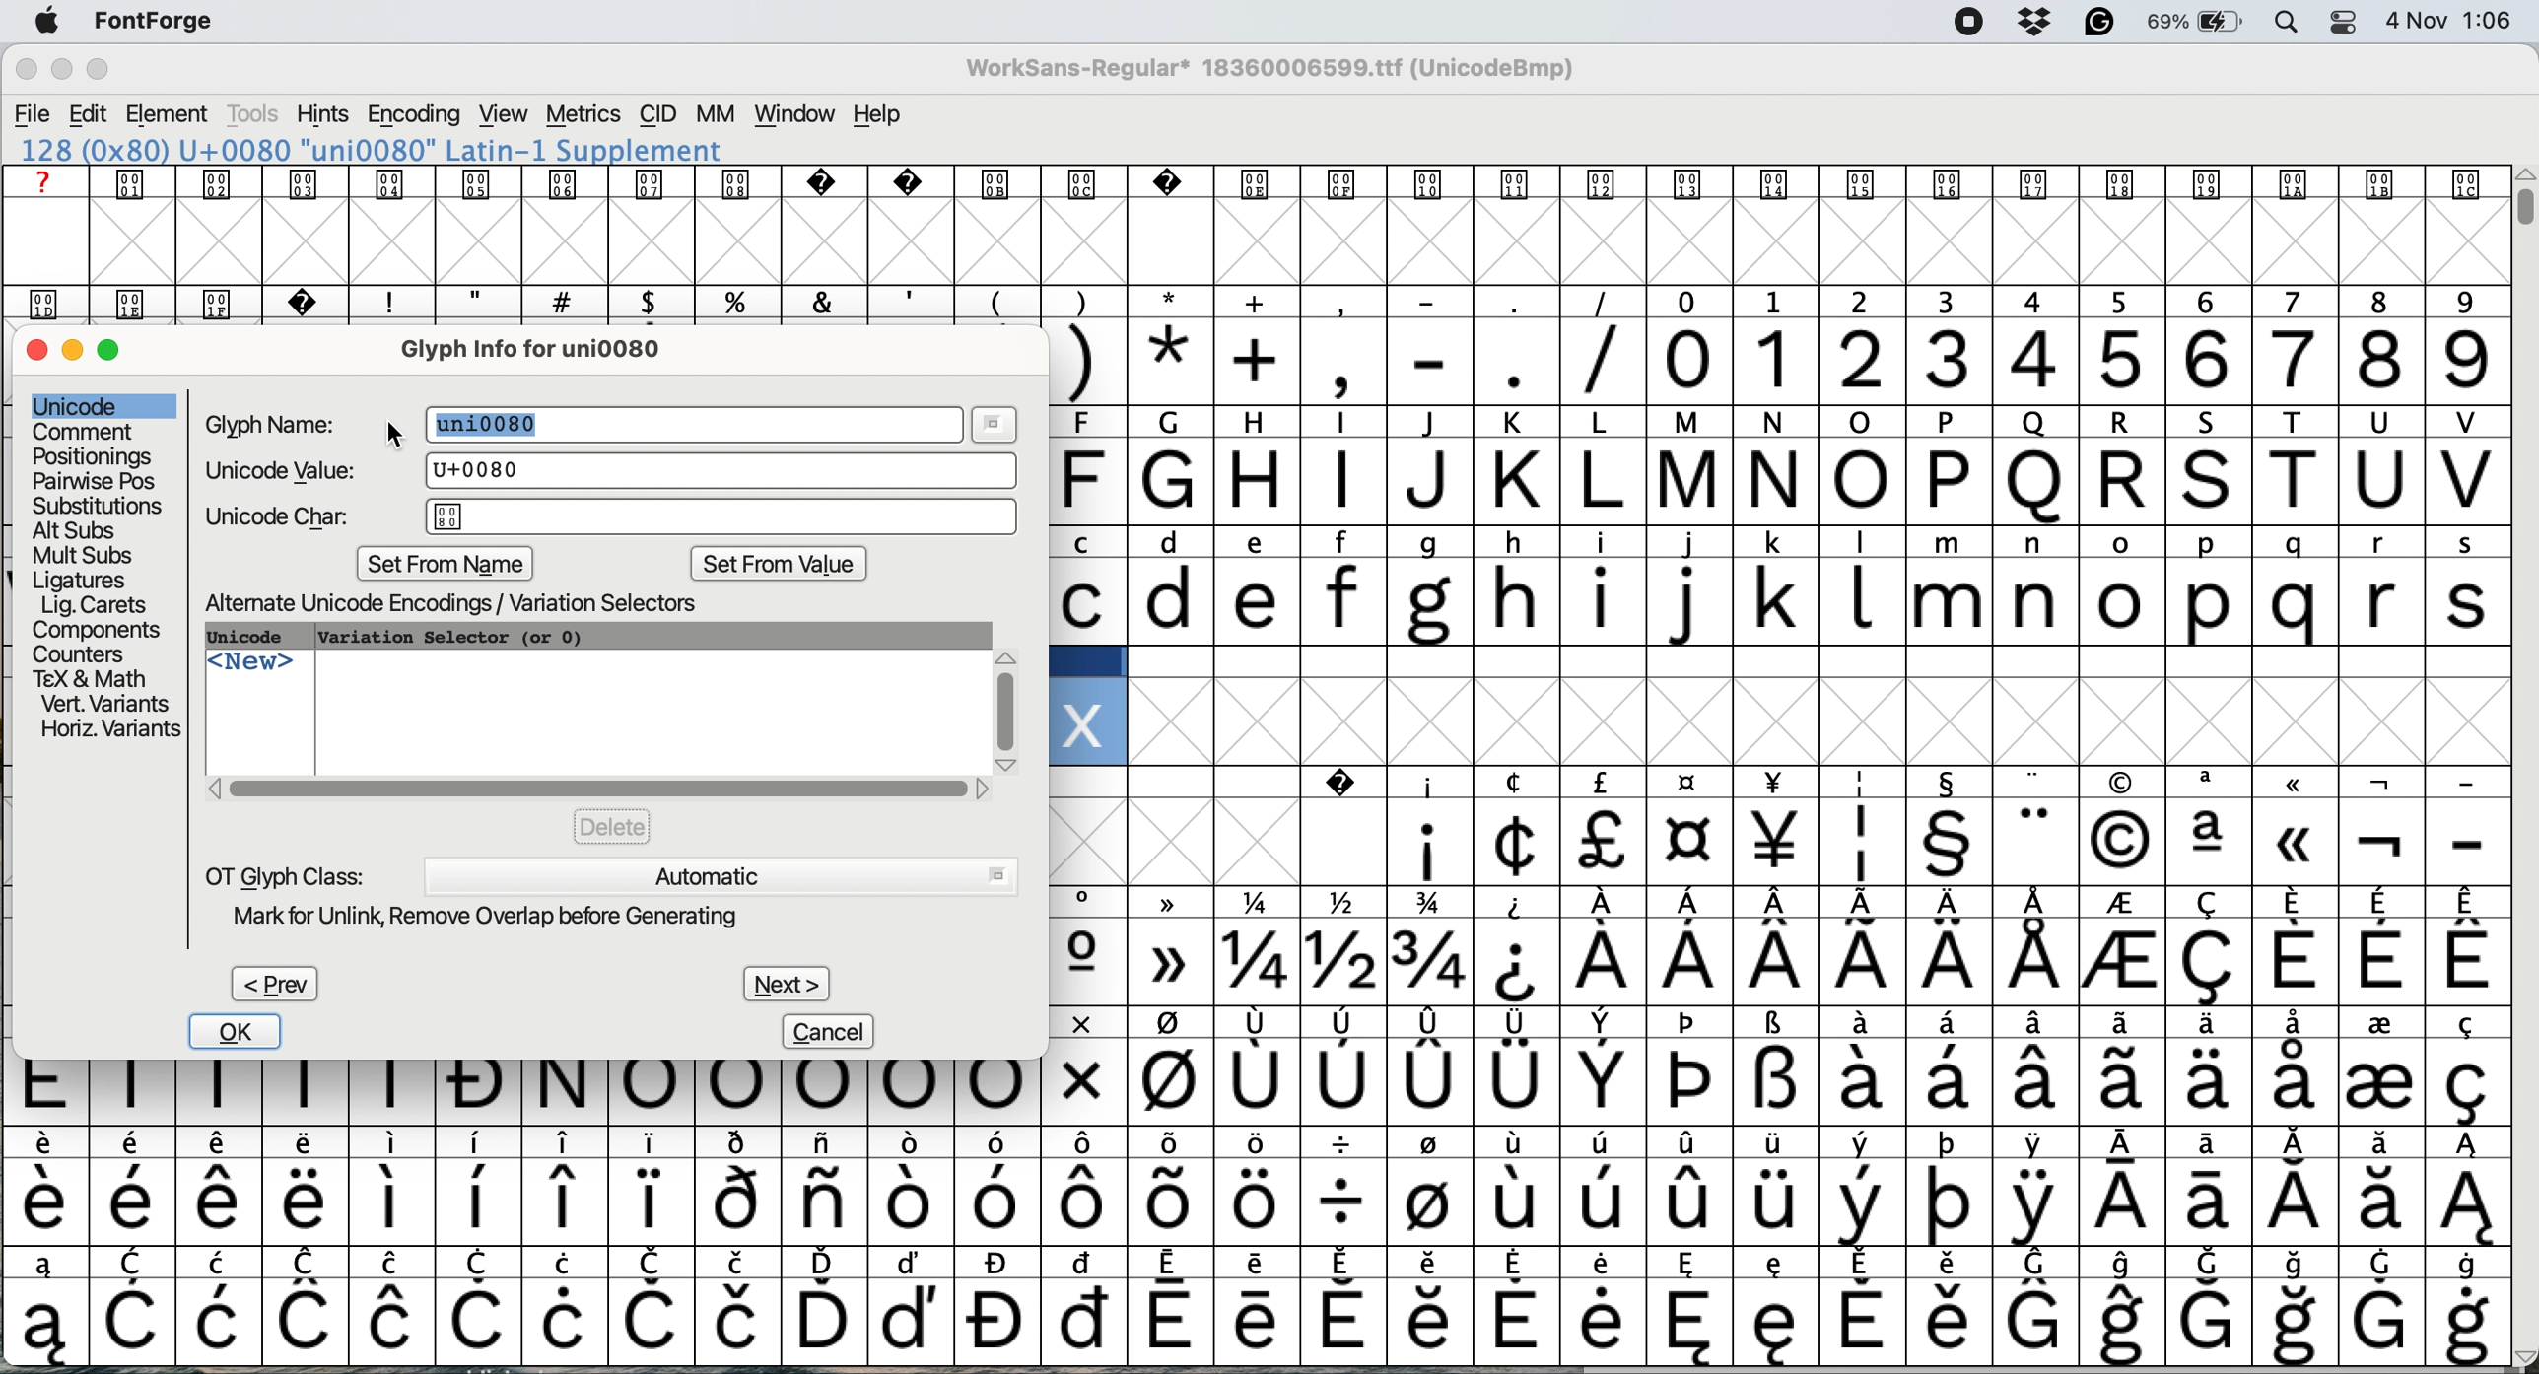  I want to click on lower case letters a to s, so click(1776, 600).